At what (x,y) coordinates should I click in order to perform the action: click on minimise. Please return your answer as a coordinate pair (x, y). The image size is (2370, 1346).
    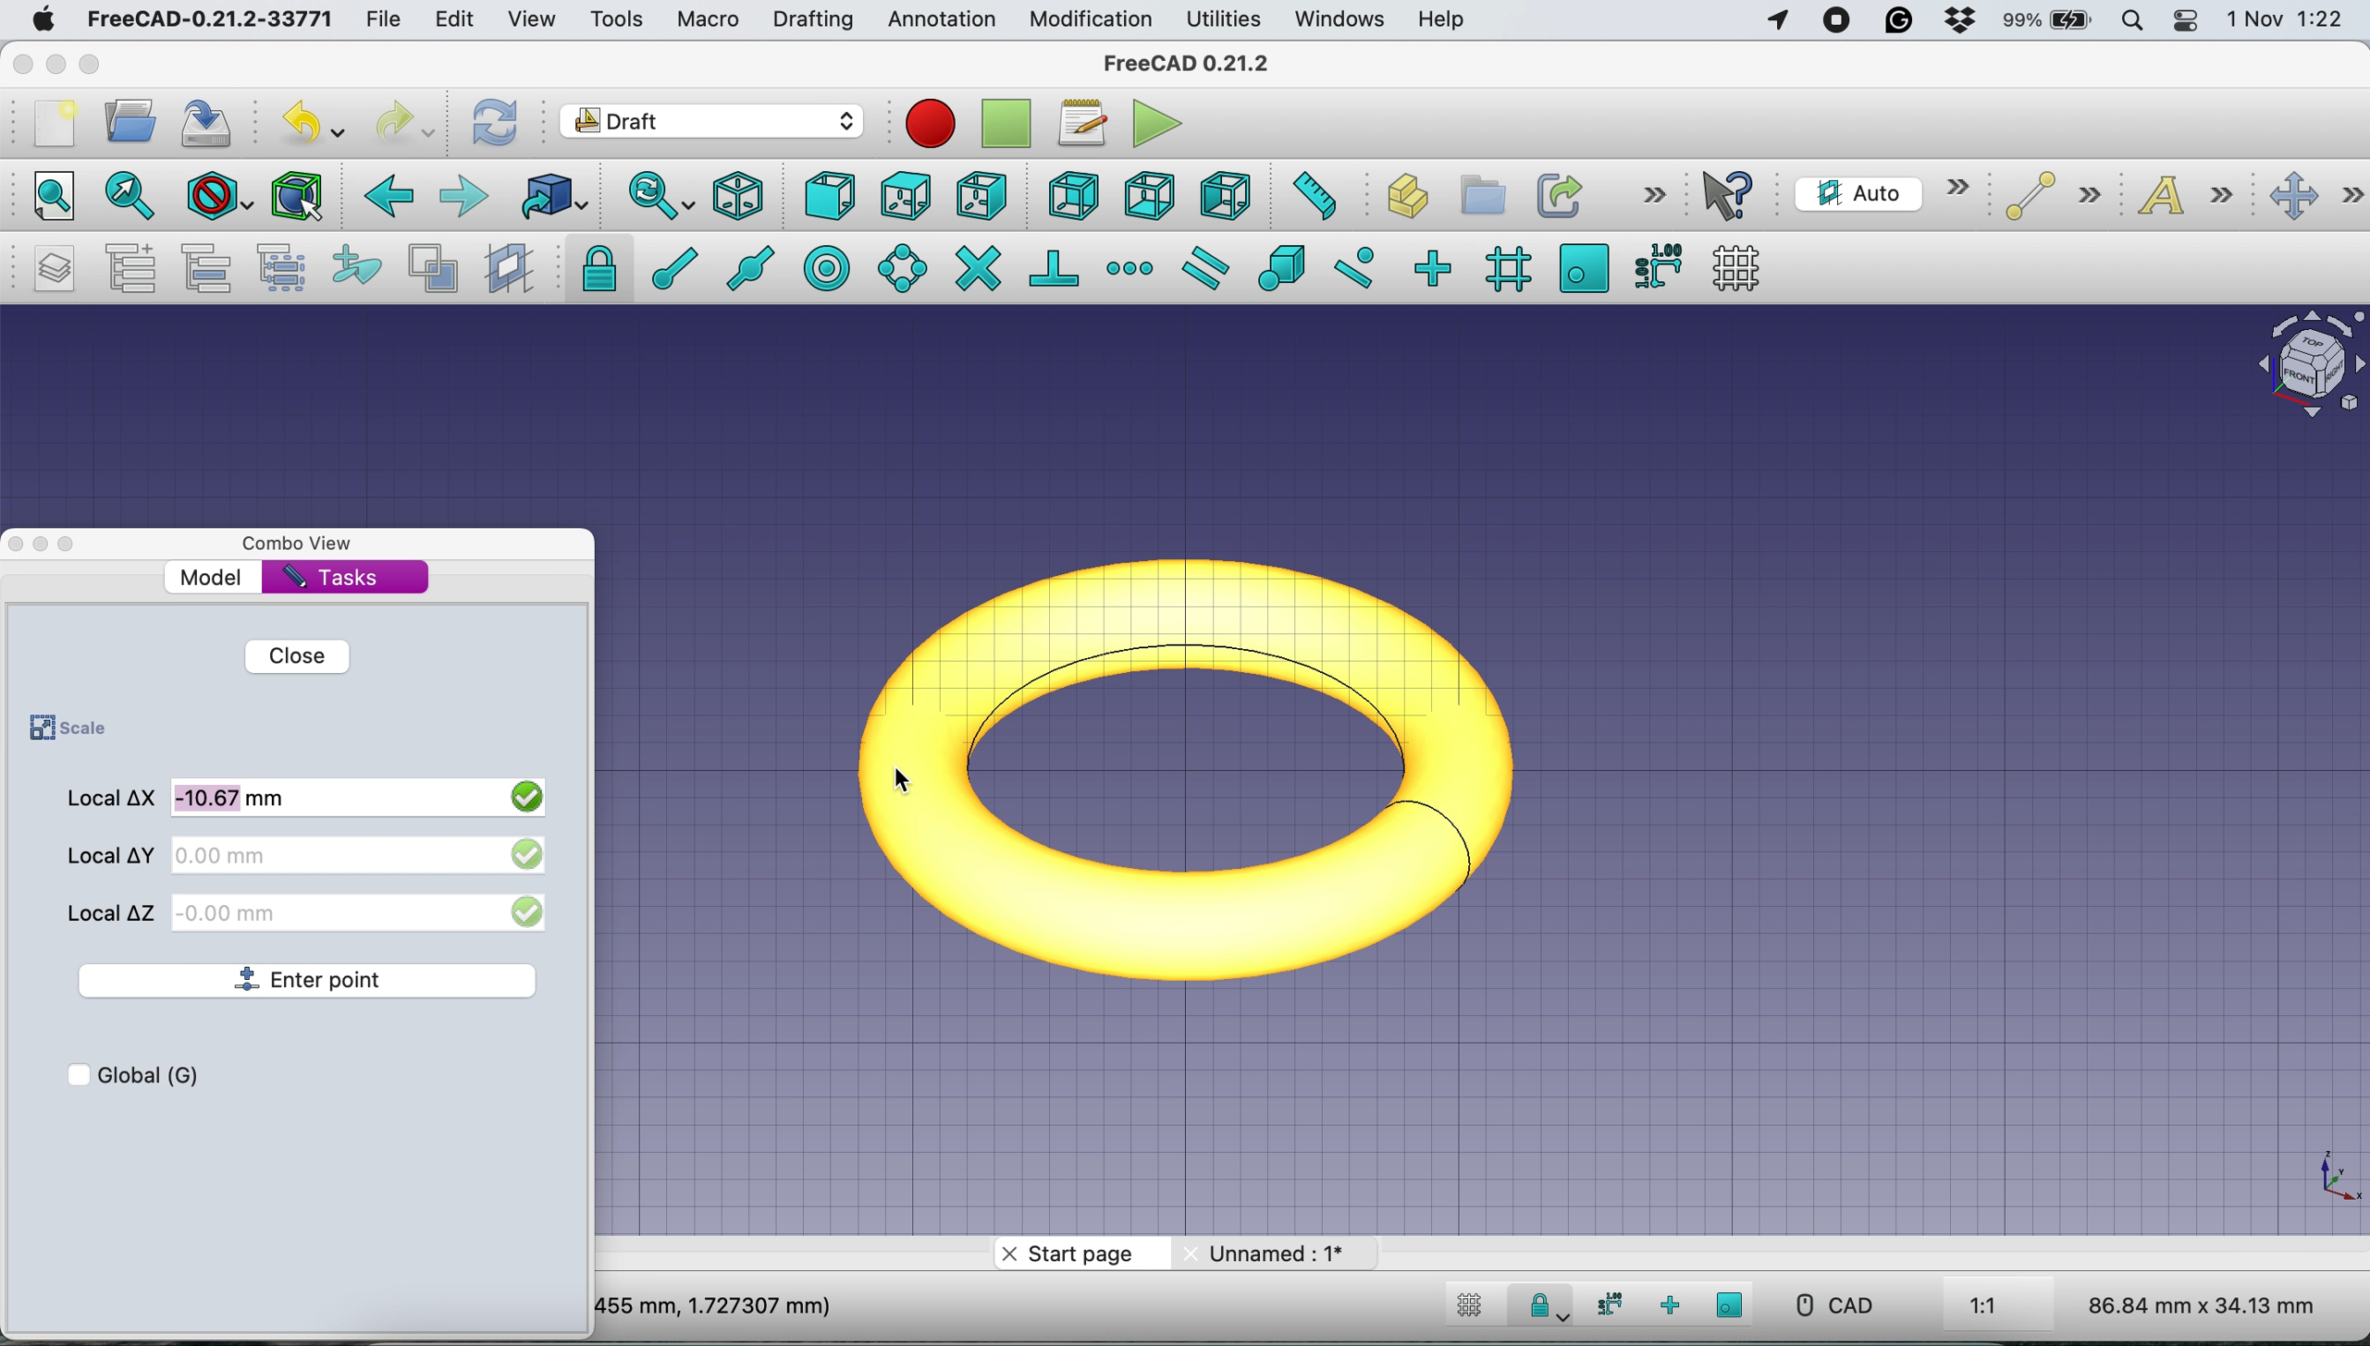
    Looking at the image, I should click on (56, 59).